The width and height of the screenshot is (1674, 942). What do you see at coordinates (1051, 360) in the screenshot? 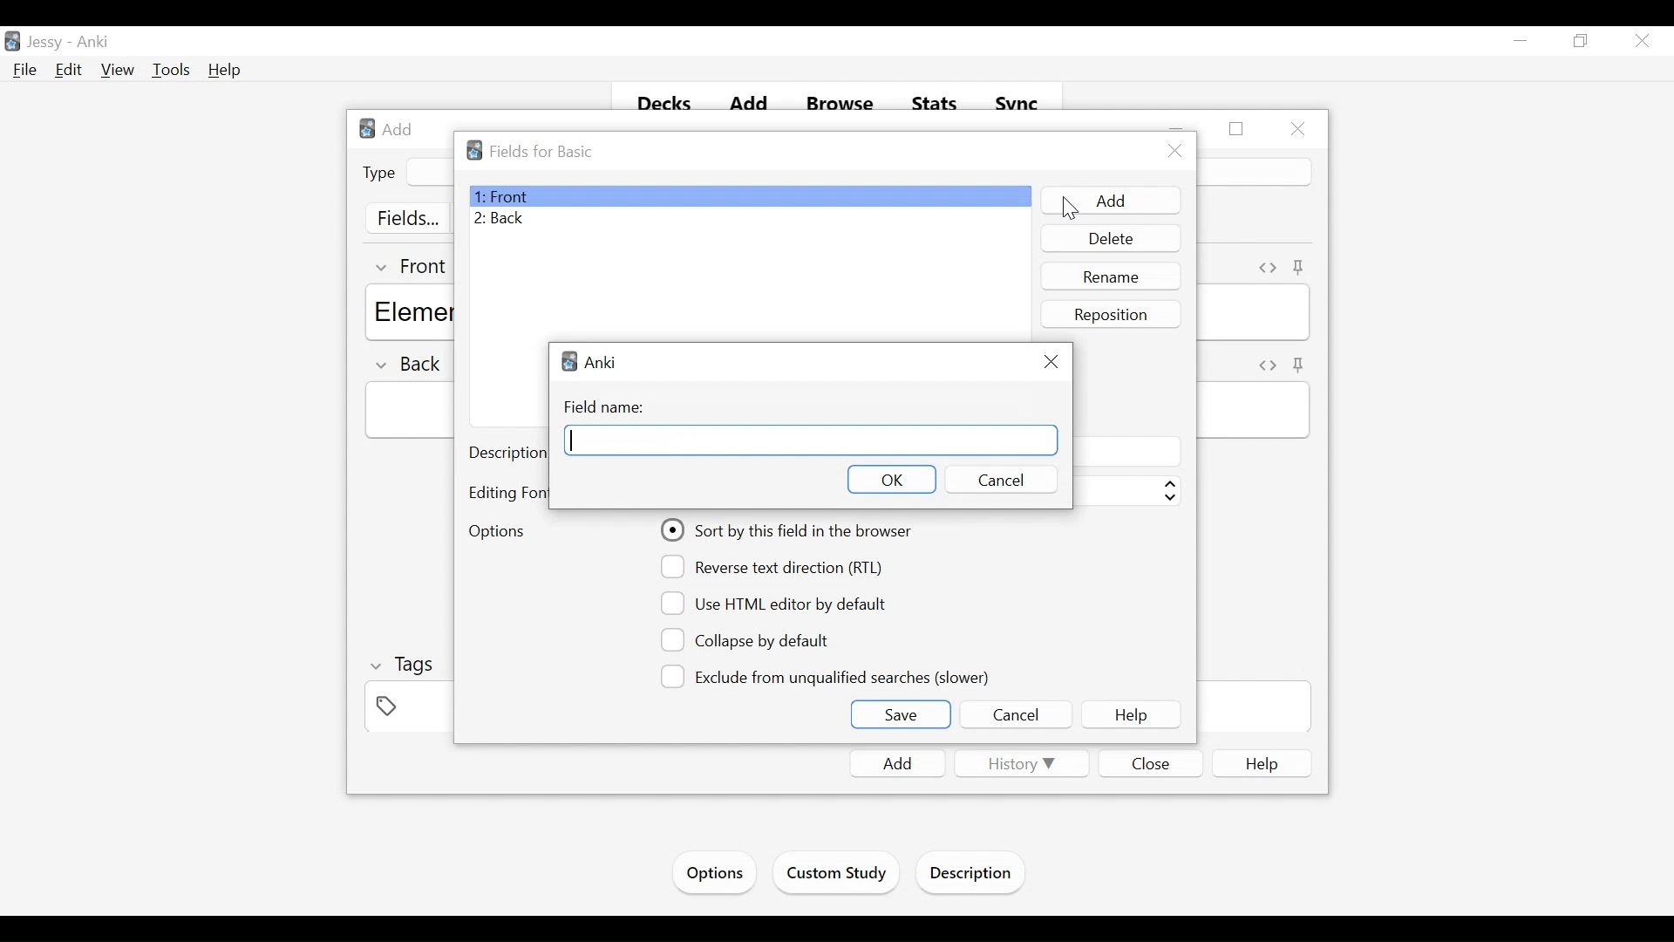
I see `Close` at bounding box center [1051, 360].